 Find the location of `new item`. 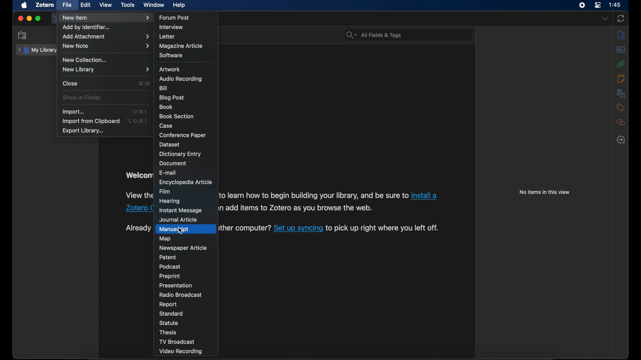

new item is located at coordinates (106, 18).